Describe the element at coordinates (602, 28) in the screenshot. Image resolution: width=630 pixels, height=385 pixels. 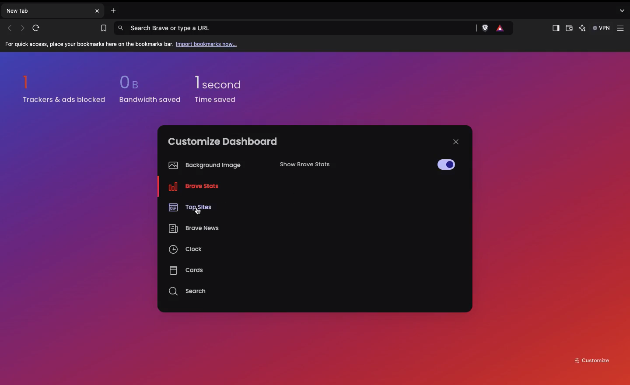
I see `VPN` at that location.